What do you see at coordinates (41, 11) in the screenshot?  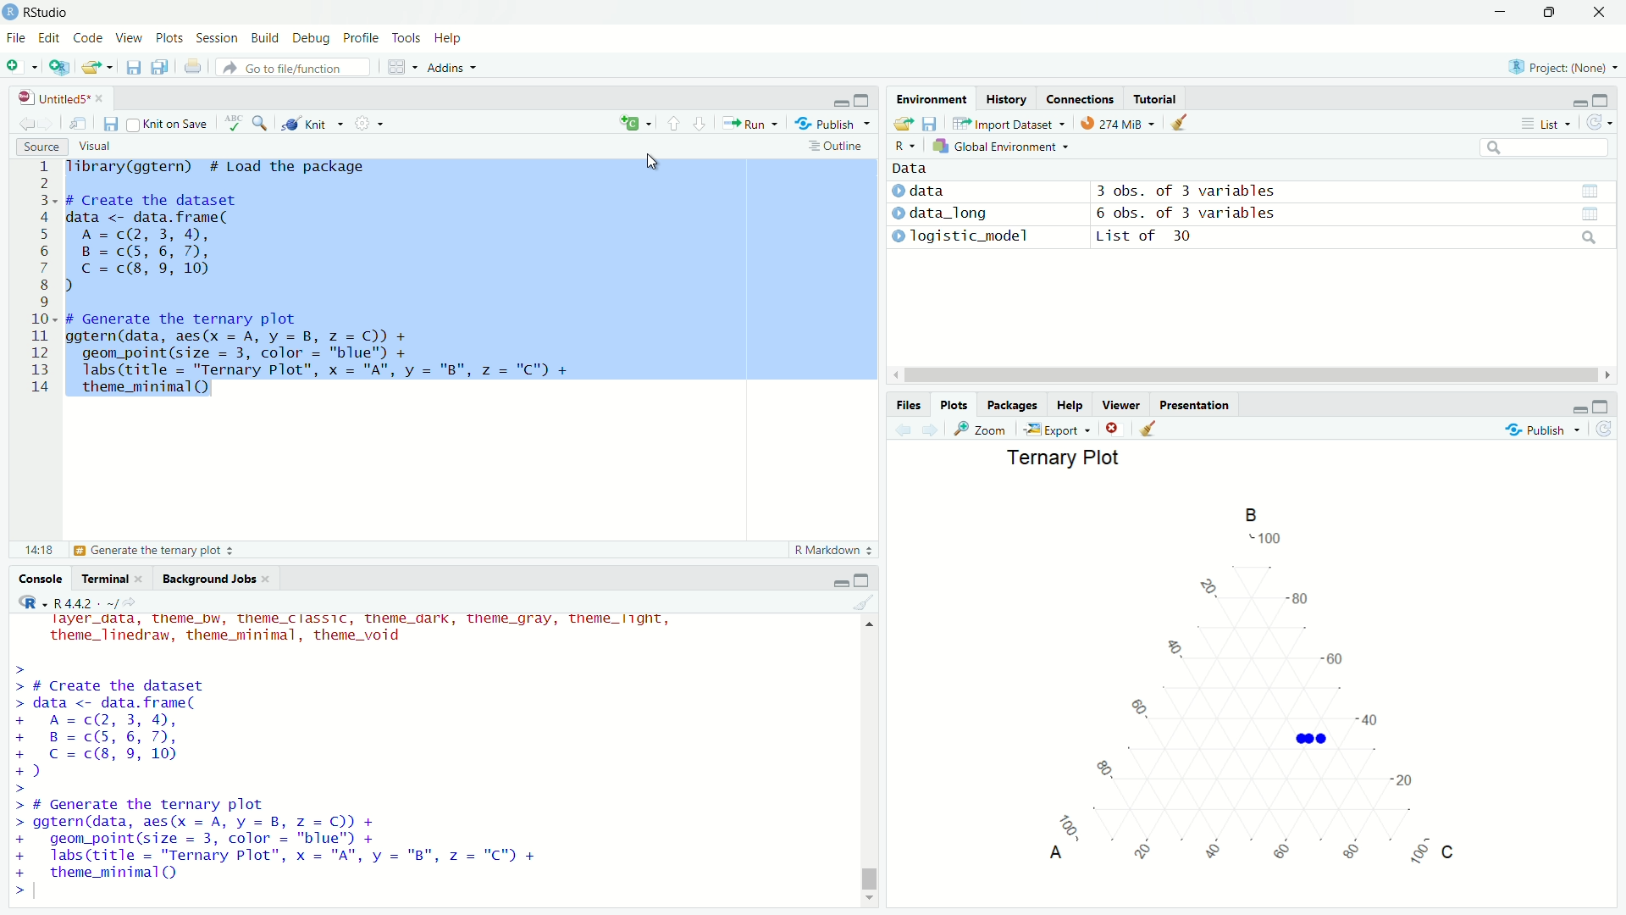 I see `RStudio` at bounding box center [41, 11].